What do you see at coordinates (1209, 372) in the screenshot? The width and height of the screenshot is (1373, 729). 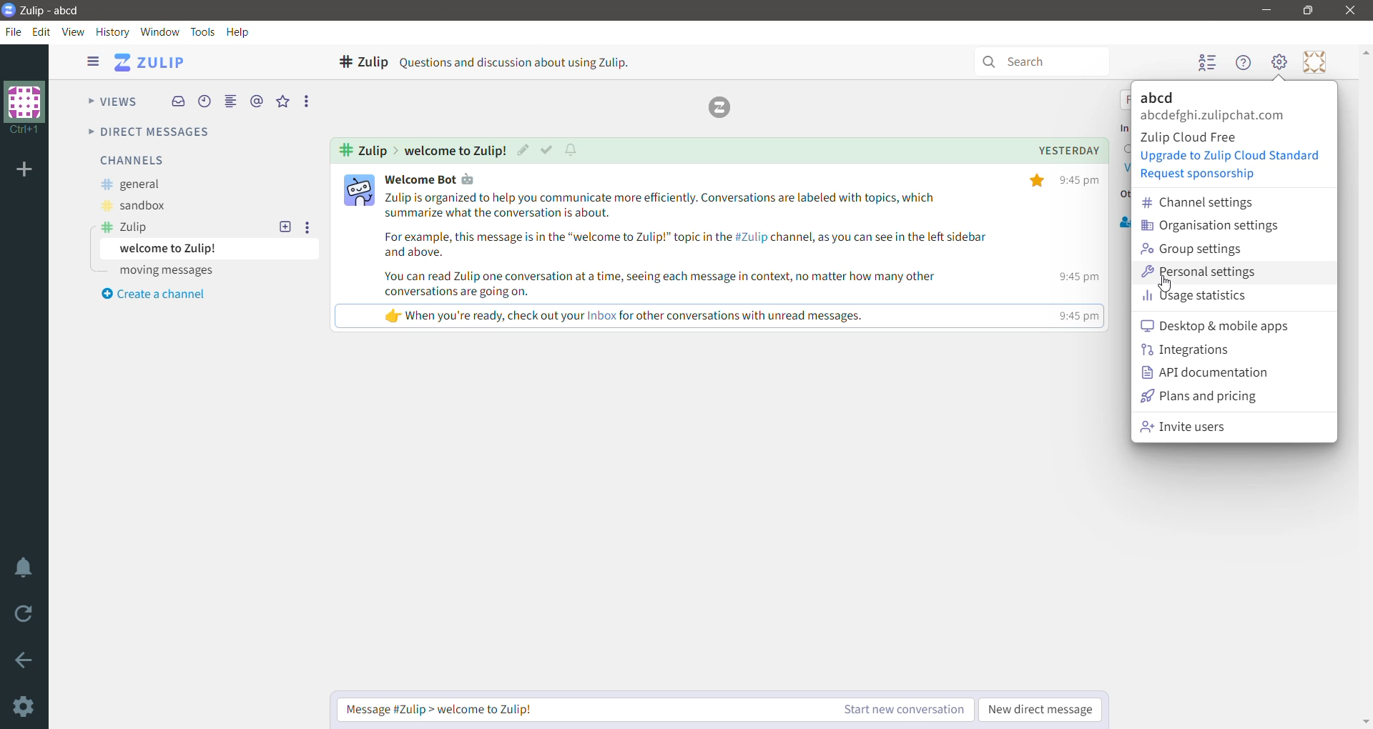 I see `API documentation` at bounding box center [1209, 372].